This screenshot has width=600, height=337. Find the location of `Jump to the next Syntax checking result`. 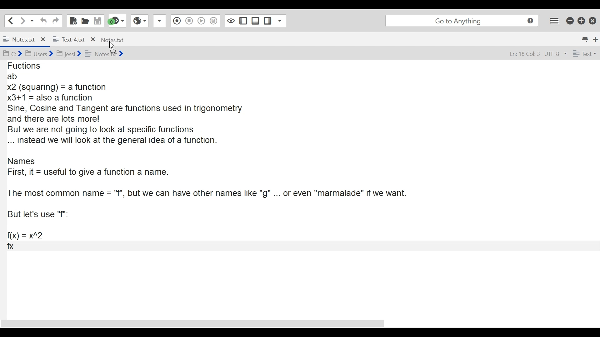

Jump to the next Syntax checking result is located at coordinates (117, 21).